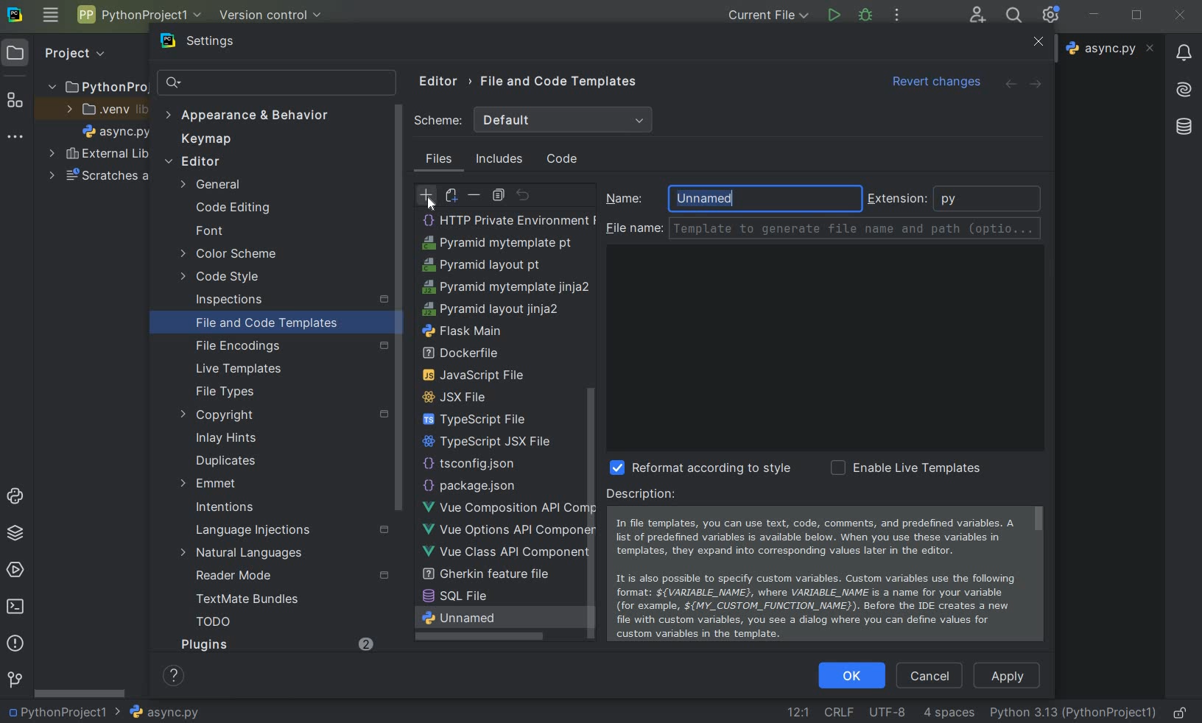 The width and height of the screenshot is (1202, 723). Describe the element at coordinates (15, 677) in the screenshot. I see `version control` at that location.